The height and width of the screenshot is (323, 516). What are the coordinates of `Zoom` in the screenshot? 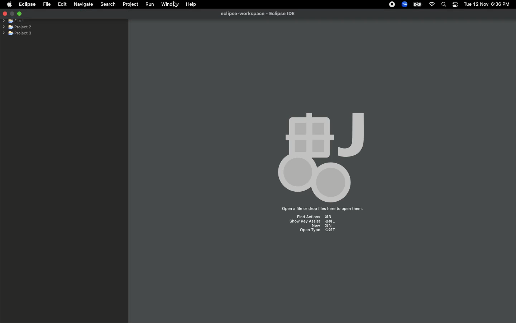 It's located at (405, 4).